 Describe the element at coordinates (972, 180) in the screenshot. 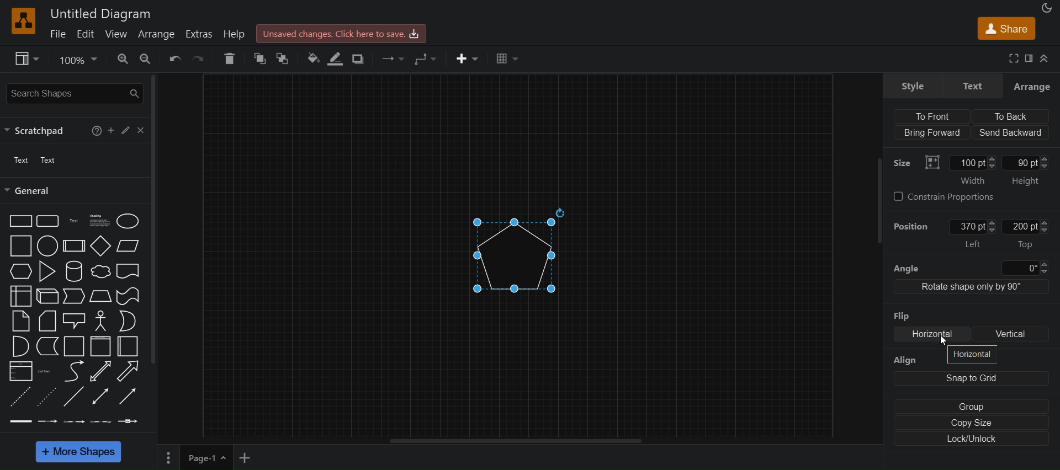

I see `Width` at that location.